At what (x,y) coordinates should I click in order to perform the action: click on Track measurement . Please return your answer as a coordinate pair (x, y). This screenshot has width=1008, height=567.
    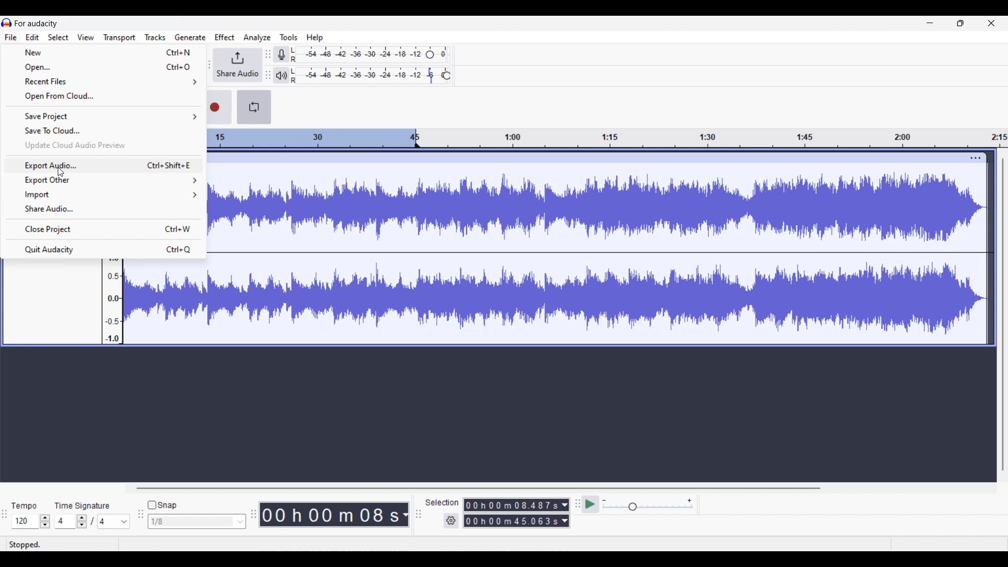
    Looking at the image, I should click on (404, 514).